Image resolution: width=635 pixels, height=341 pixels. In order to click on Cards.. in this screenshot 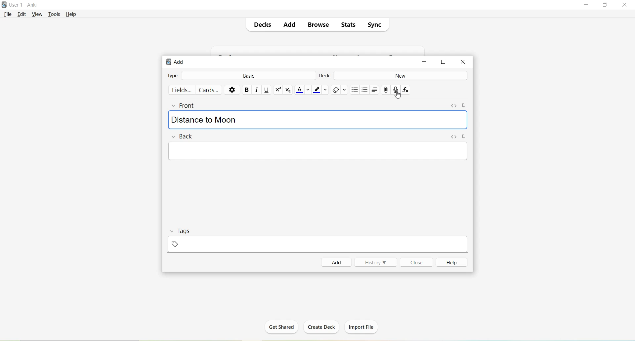, I will do `click(209, 90)`.